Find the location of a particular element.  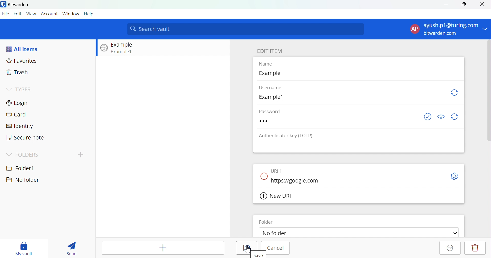

Search vault is located at coordinates (246, 29).